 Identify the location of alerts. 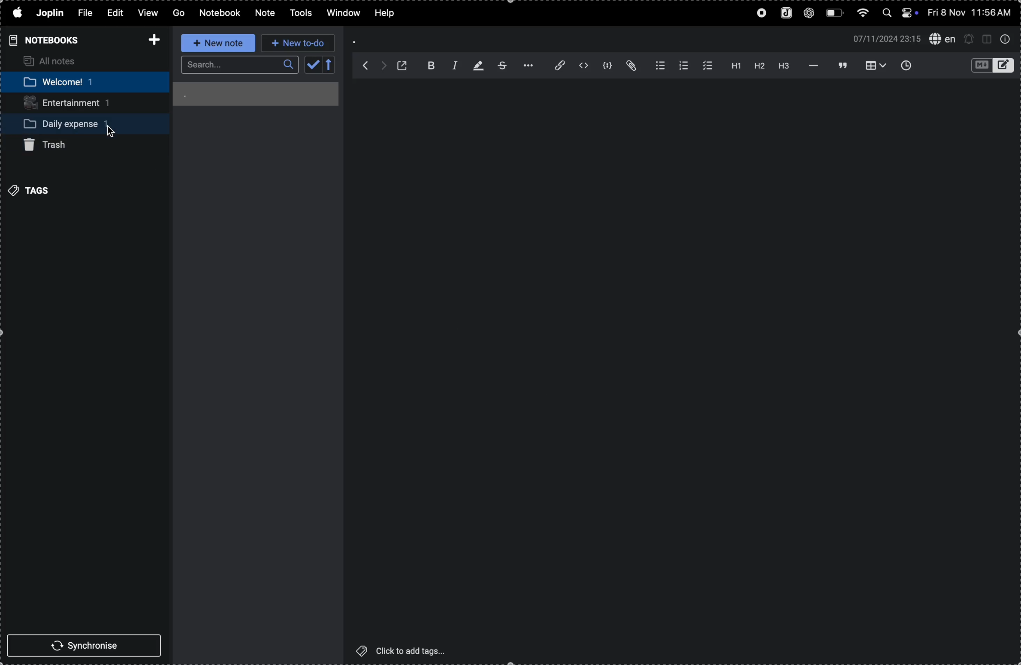
(969, 39).